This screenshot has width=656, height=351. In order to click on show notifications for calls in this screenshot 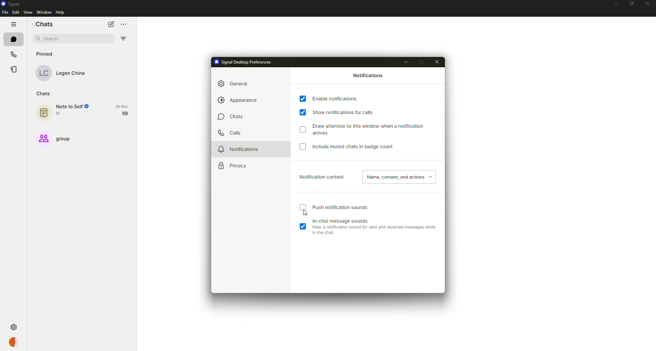, I will do `click(347, 112)`.